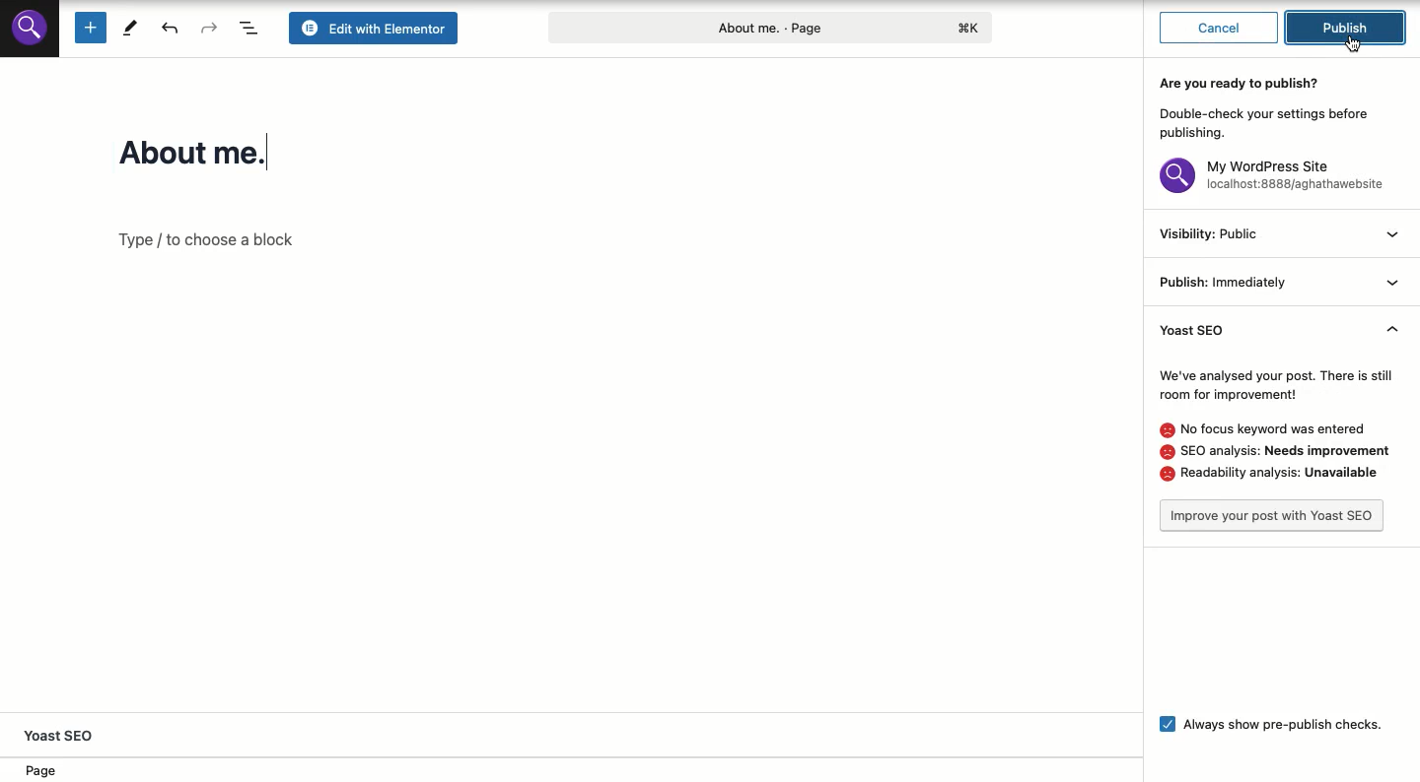  Describe the element at coordinates (377, 28) in the screenshot. I see `Edit with Elementor` at that location.